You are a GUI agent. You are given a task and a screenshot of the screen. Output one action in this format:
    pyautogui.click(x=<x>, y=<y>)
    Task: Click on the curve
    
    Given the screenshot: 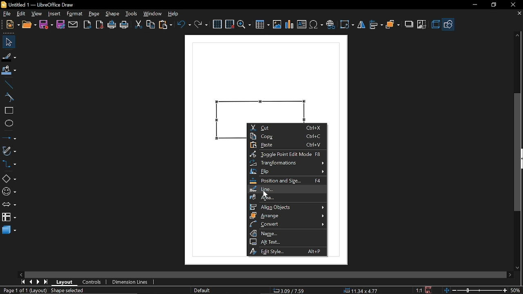 What is the action you would take?
    pyautogui.click(x=8, y=97)
    